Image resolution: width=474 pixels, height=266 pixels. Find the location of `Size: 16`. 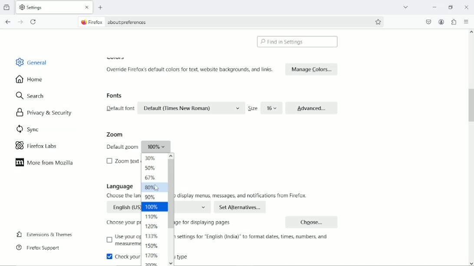

Size: 16 is located at coordinates (264, 108).